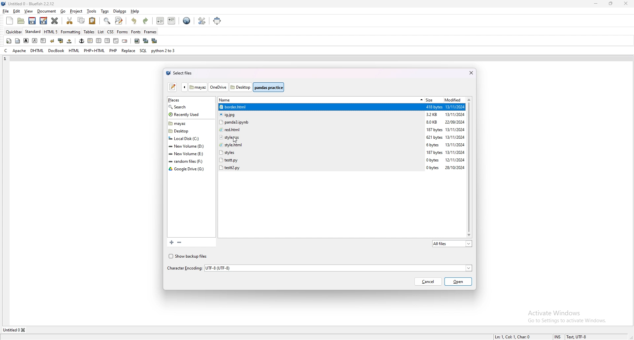 The height and width of the screenshot is (340, 634). Describe the element at coordinates (180, 73) in the screenshot. I see `select files` at that location.